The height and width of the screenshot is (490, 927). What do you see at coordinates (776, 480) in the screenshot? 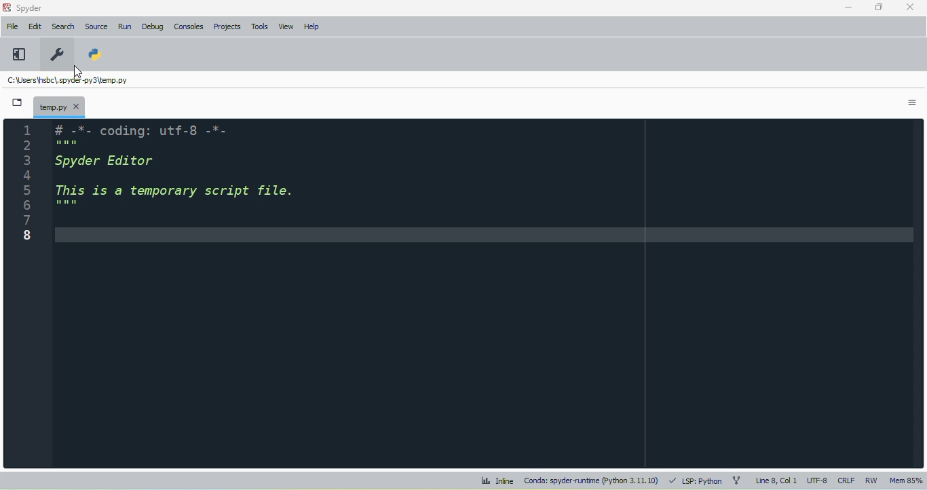
I see `line 8, col 1` at bounding box center [776, 480].